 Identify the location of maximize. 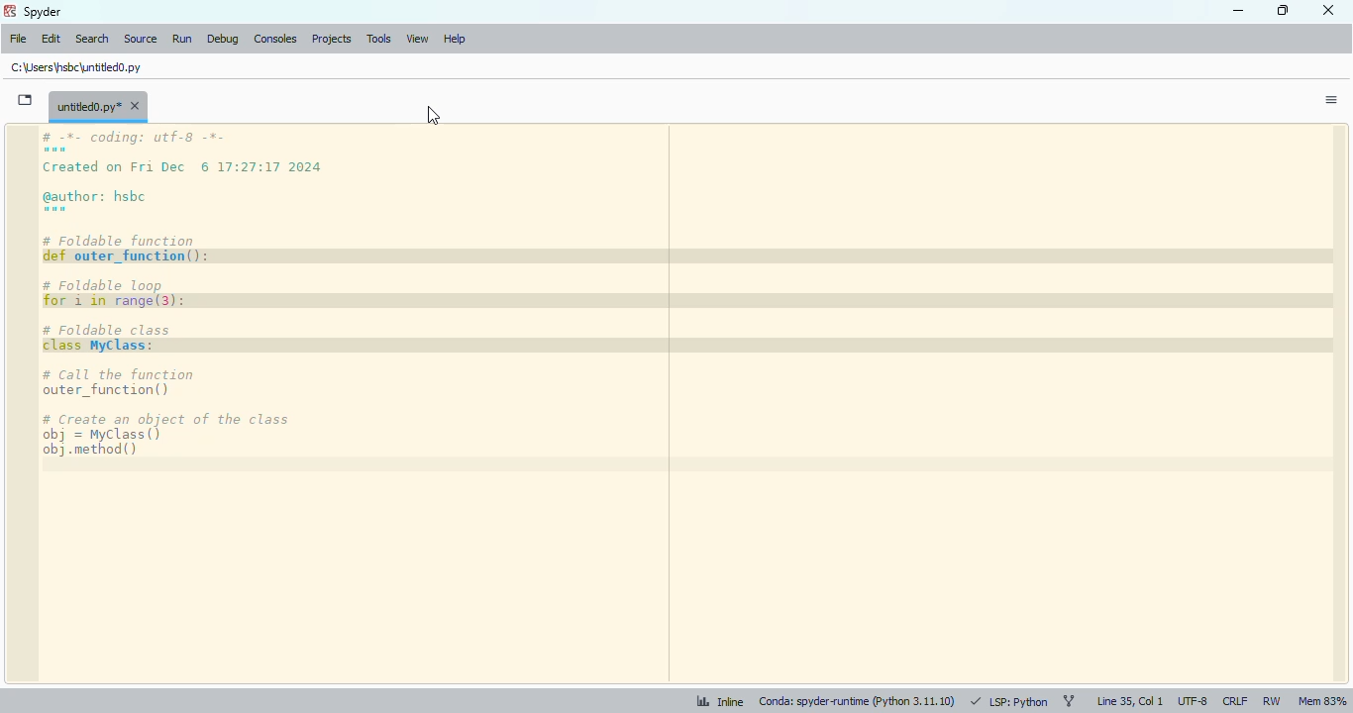
(1285, 10).